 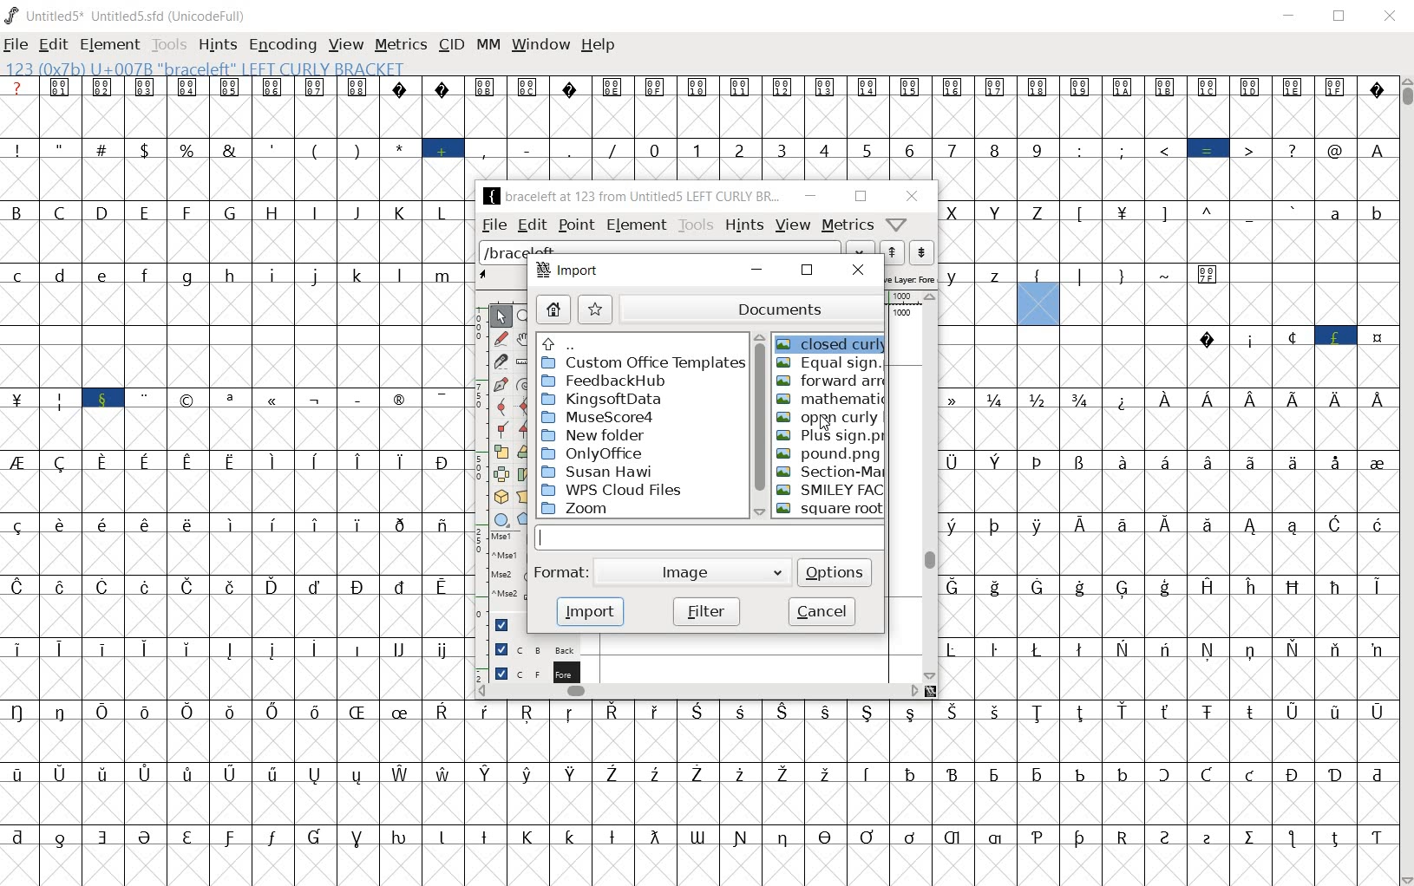 What do you see at coordinates (897, 226) in the screenshot?
I see `Help/Window` at bounding box center [897, 226].